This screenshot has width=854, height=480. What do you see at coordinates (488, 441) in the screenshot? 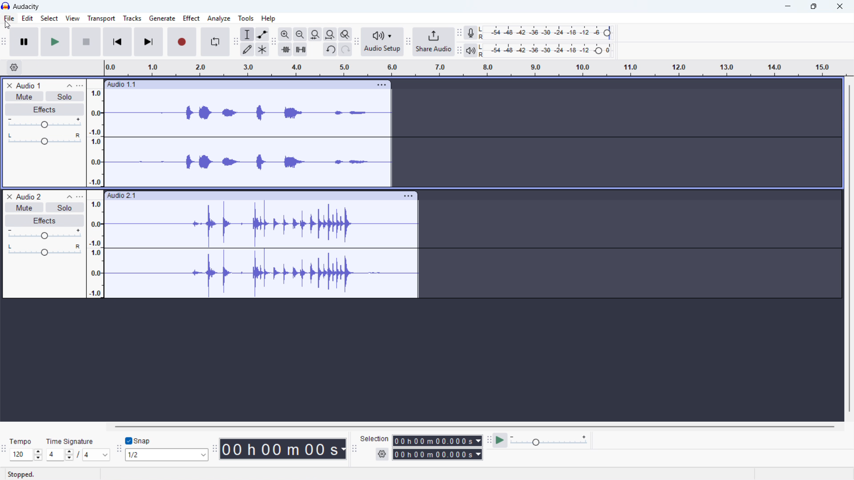
I see `Play at speed toolbar` at bounding box center [488, 441].